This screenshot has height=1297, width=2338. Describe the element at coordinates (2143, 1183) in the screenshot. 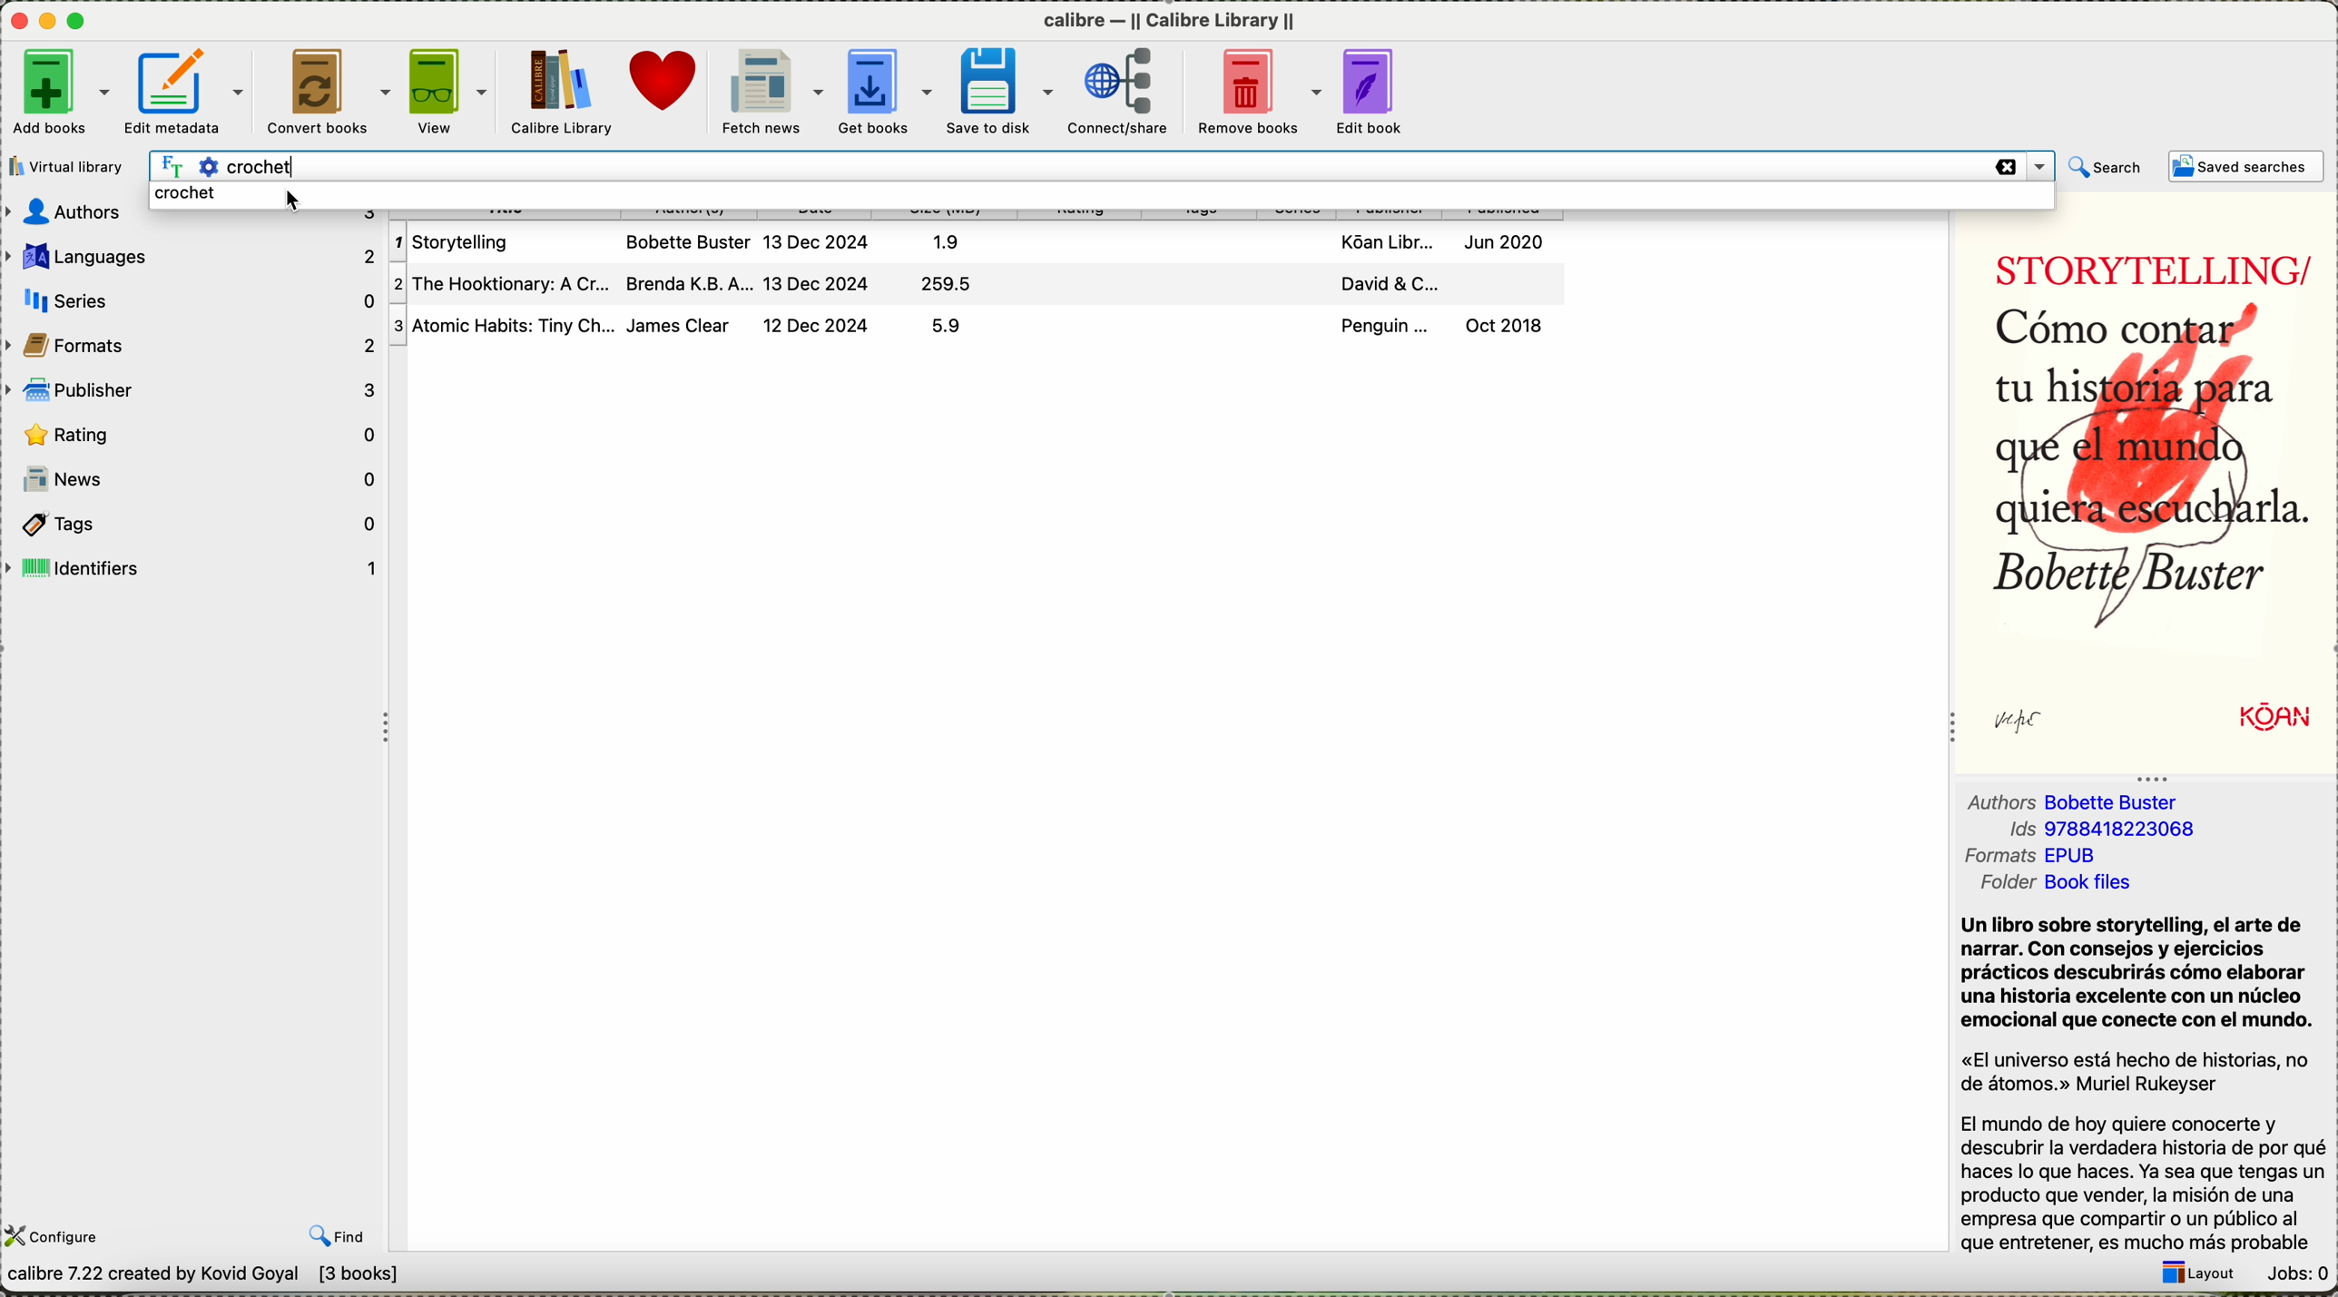

I see `El mundo de hoy quiere conocerte y
descubrir la verdadera historia de por qué
haces lo que haces. Ya sea que tengas un
producto que vender, la misién de una
empresa que compartir o un ptblico al
que entretener, es mucho mas probable` at that location.